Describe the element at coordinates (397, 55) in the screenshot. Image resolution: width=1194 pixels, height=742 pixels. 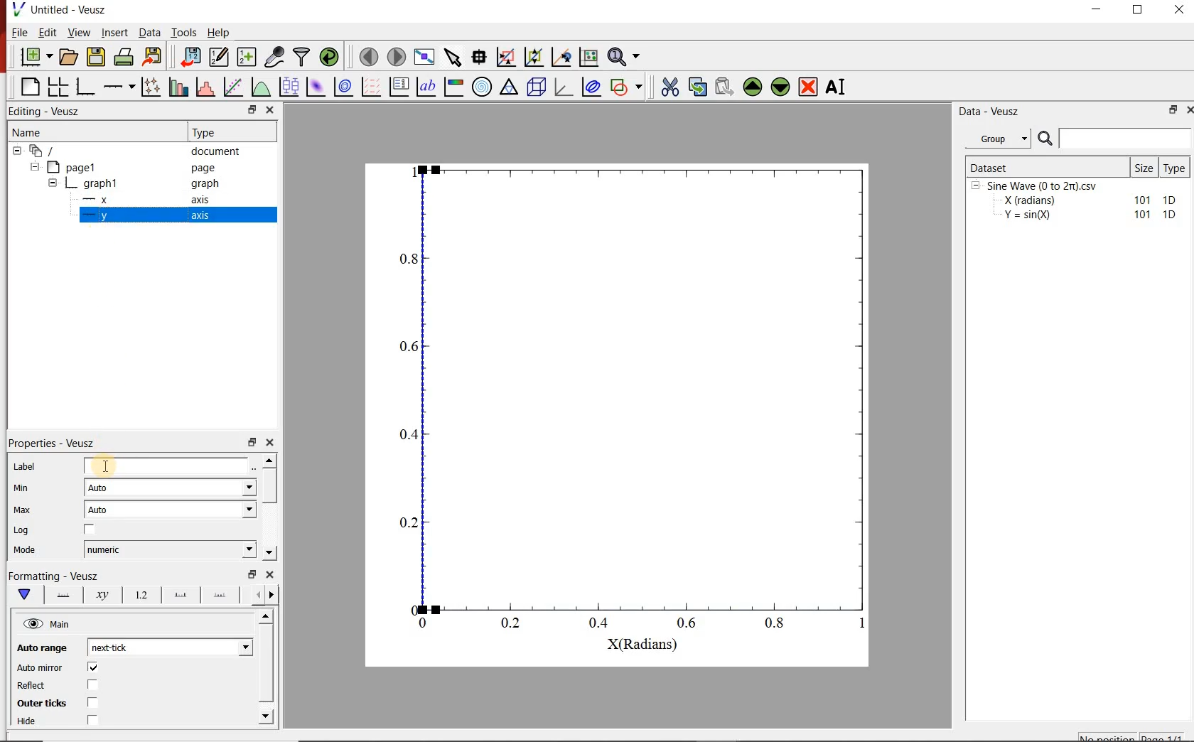
I see `go to next page` at that location.